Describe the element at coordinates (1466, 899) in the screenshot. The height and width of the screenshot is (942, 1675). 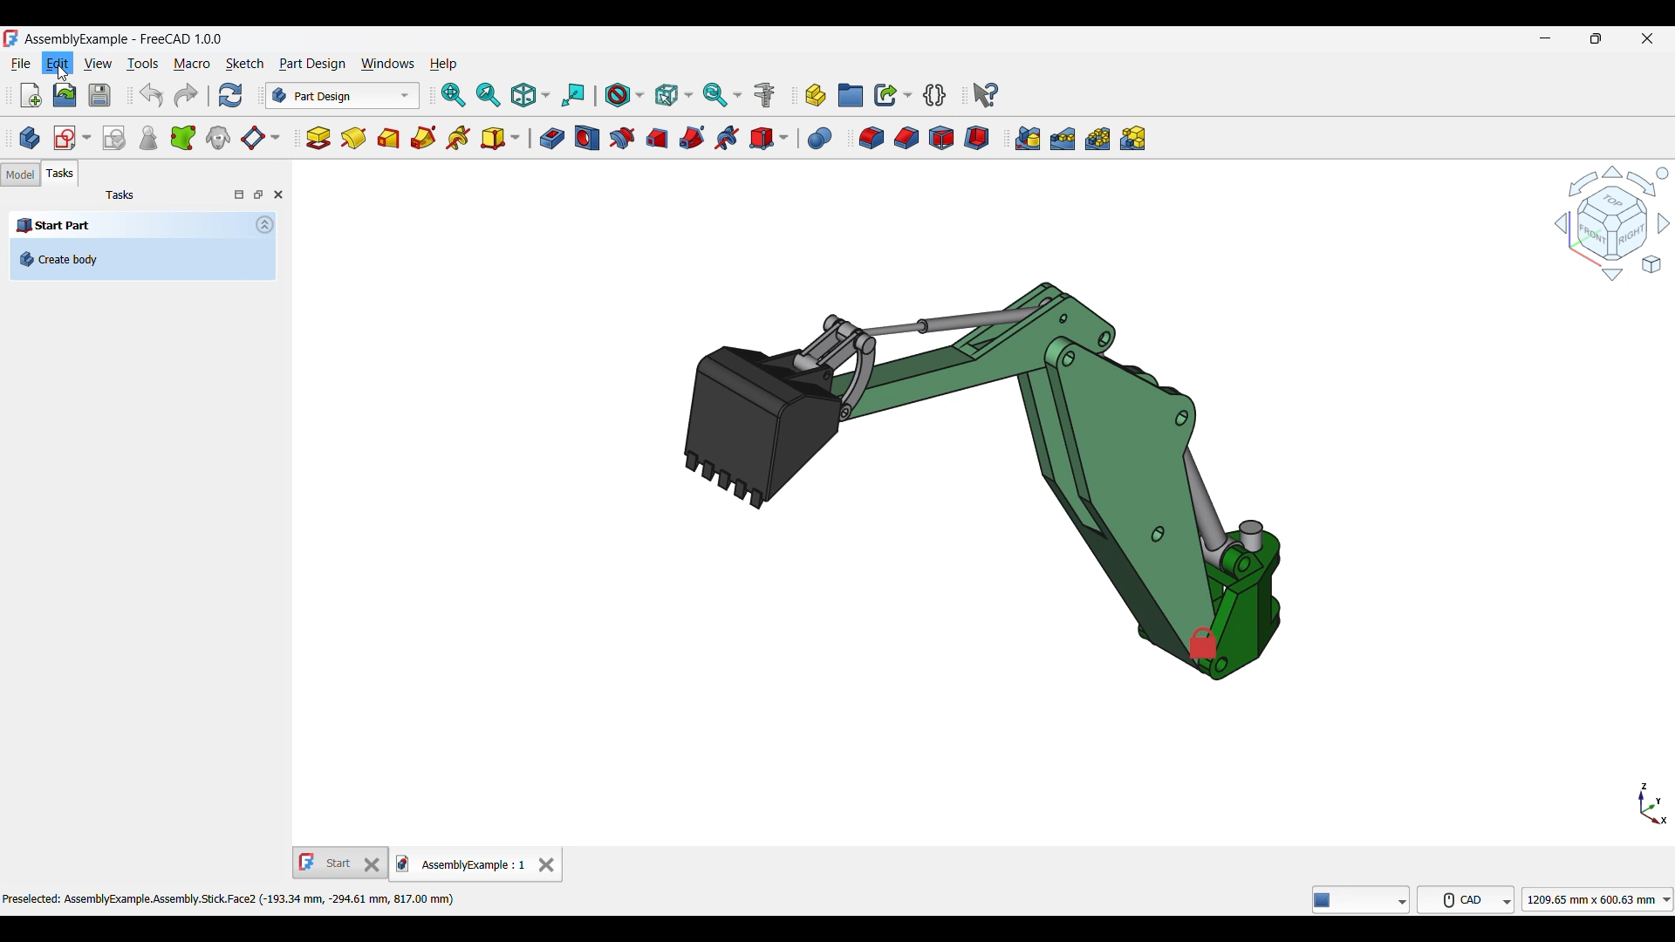
I see `cad` at that location.